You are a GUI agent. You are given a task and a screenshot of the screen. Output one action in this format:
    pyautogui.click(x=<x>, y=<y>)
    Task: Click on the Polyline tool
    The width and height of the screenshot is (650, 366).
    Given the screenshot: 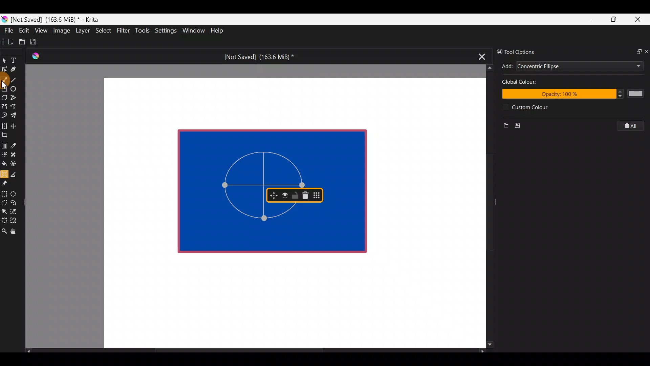 What is the action you would take?
    pyautogui.click(x=16, y=98)
    